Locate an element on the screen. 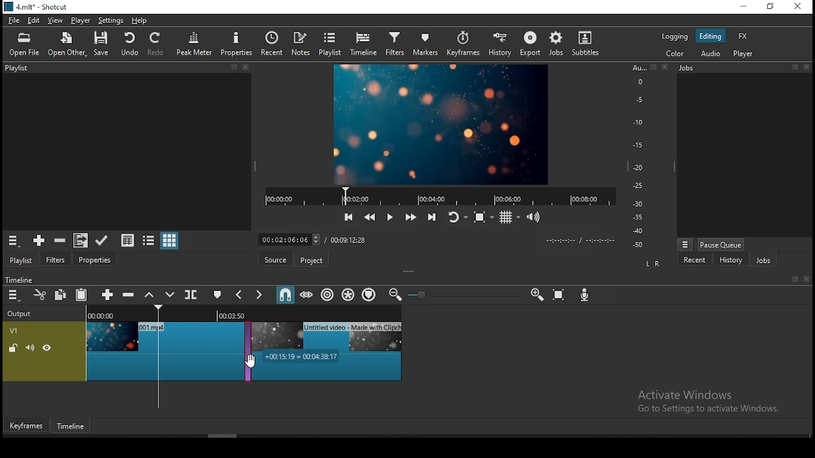 This screenshot has width=815, height=458. toggle zoom is located at coordinates (483, 218).